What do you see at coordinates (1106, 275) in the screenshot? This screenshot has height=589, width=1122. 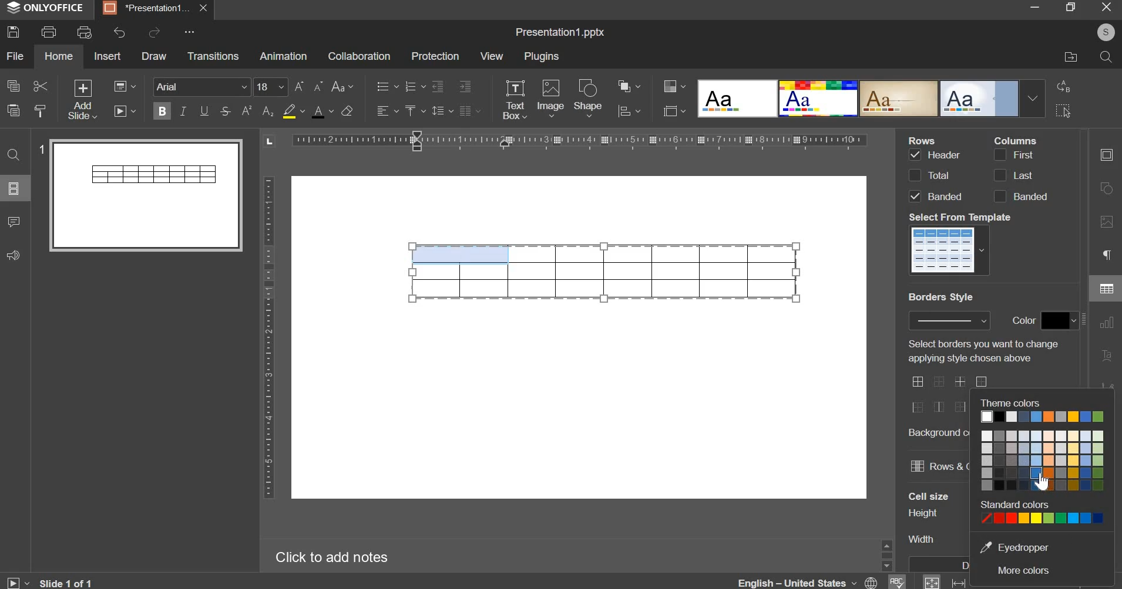 I see `right side menu` at bounding box center [1106, 275].